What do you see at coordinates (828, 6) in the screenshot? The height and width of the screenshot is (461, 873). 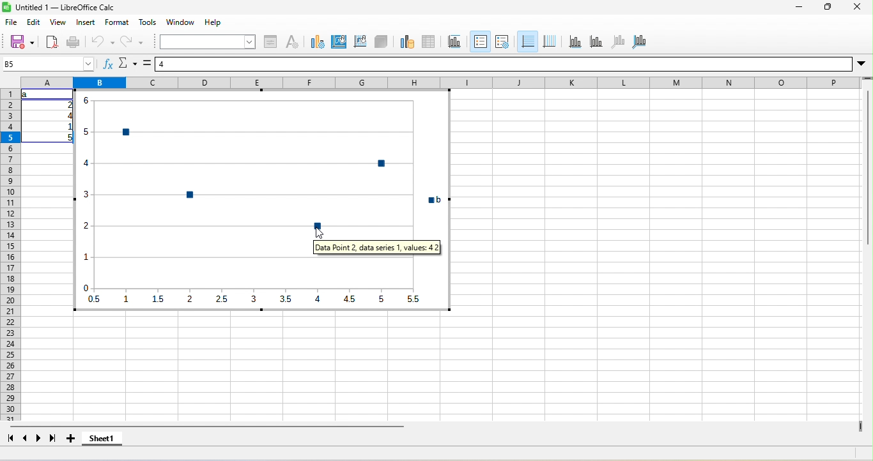 I see `maximize` at bounding box center [828, 6].